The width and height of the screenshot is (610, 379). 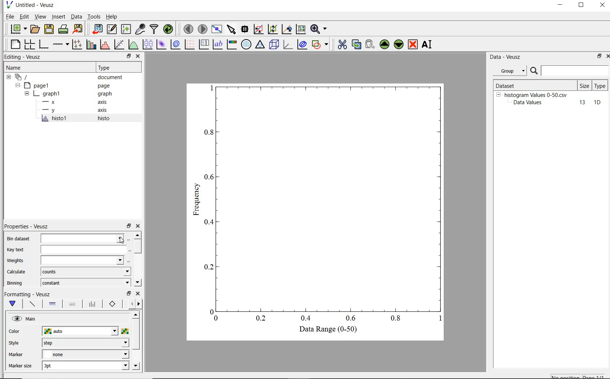 What do you see at coordinates (17, 261) in the screenshot?
I see `Weights` at bounding box center [17, 261].